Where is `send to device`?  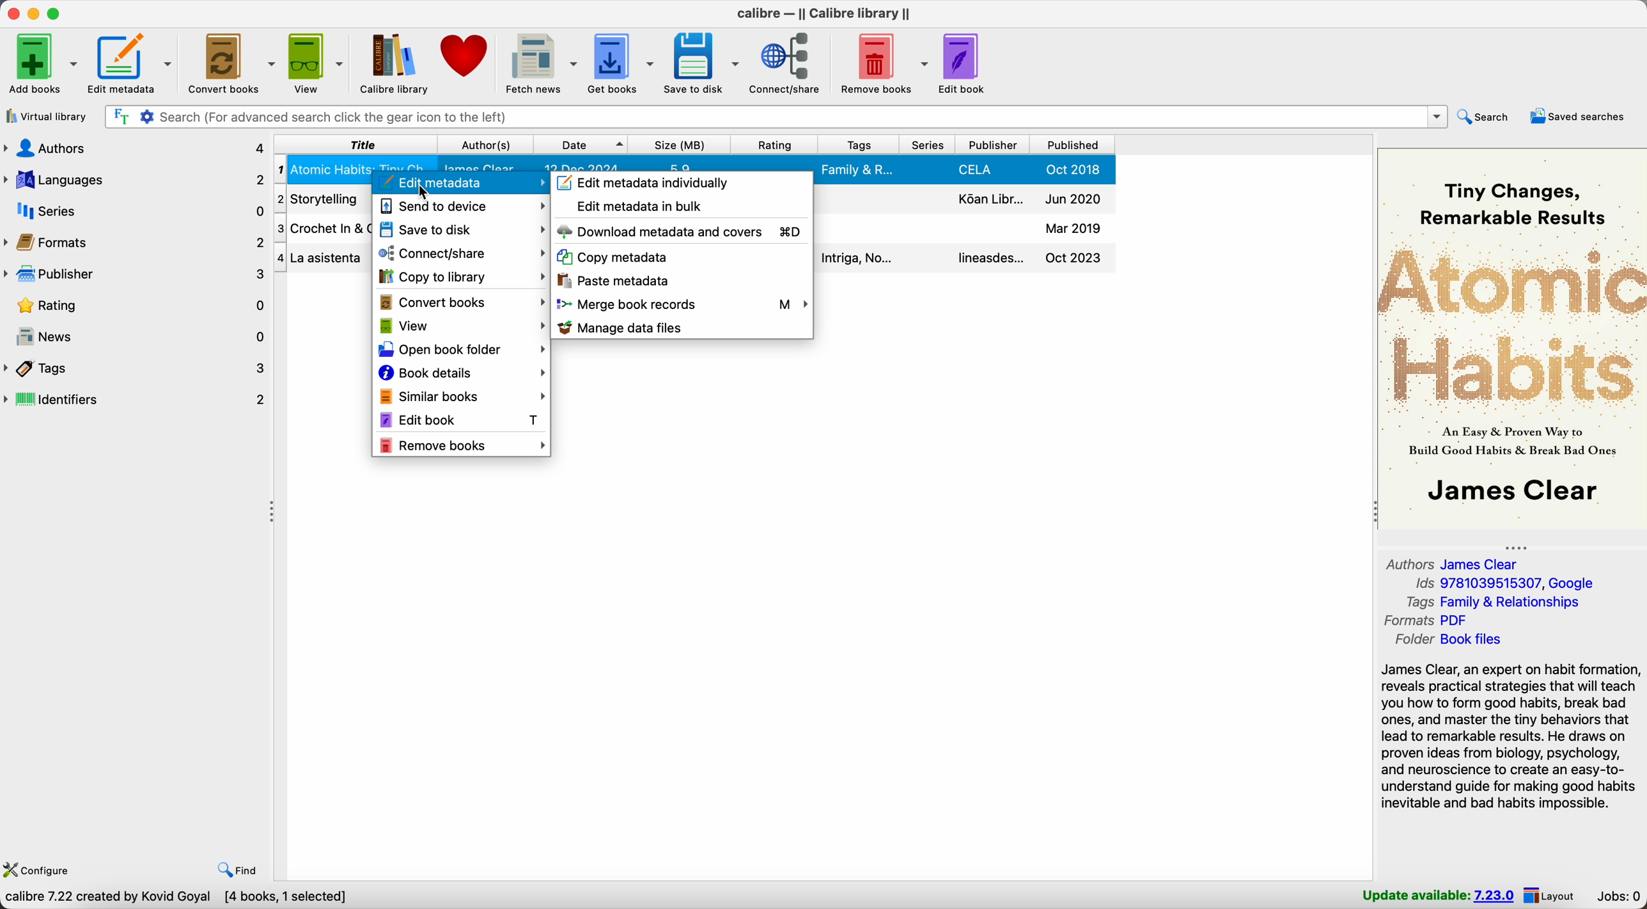
send to device is located at coordinates (464, 209).